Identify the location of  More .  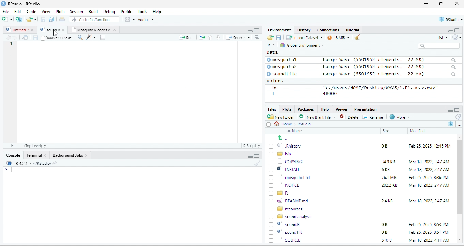
(399, 117).